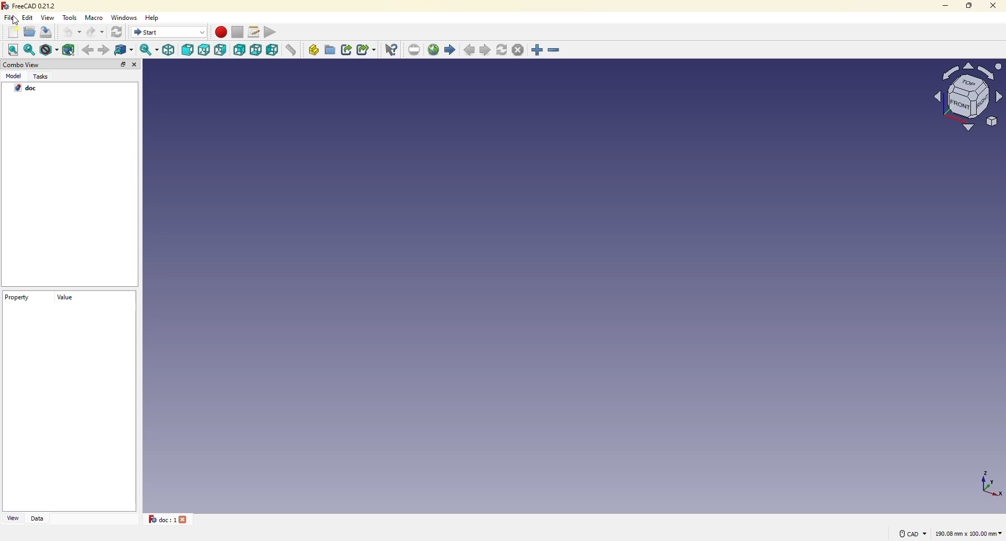 This screenshot has height=541, width=1006. What do you see at coordinates (222, 50) in the screenshot?
I see `right` at bounding box center [222, 50].